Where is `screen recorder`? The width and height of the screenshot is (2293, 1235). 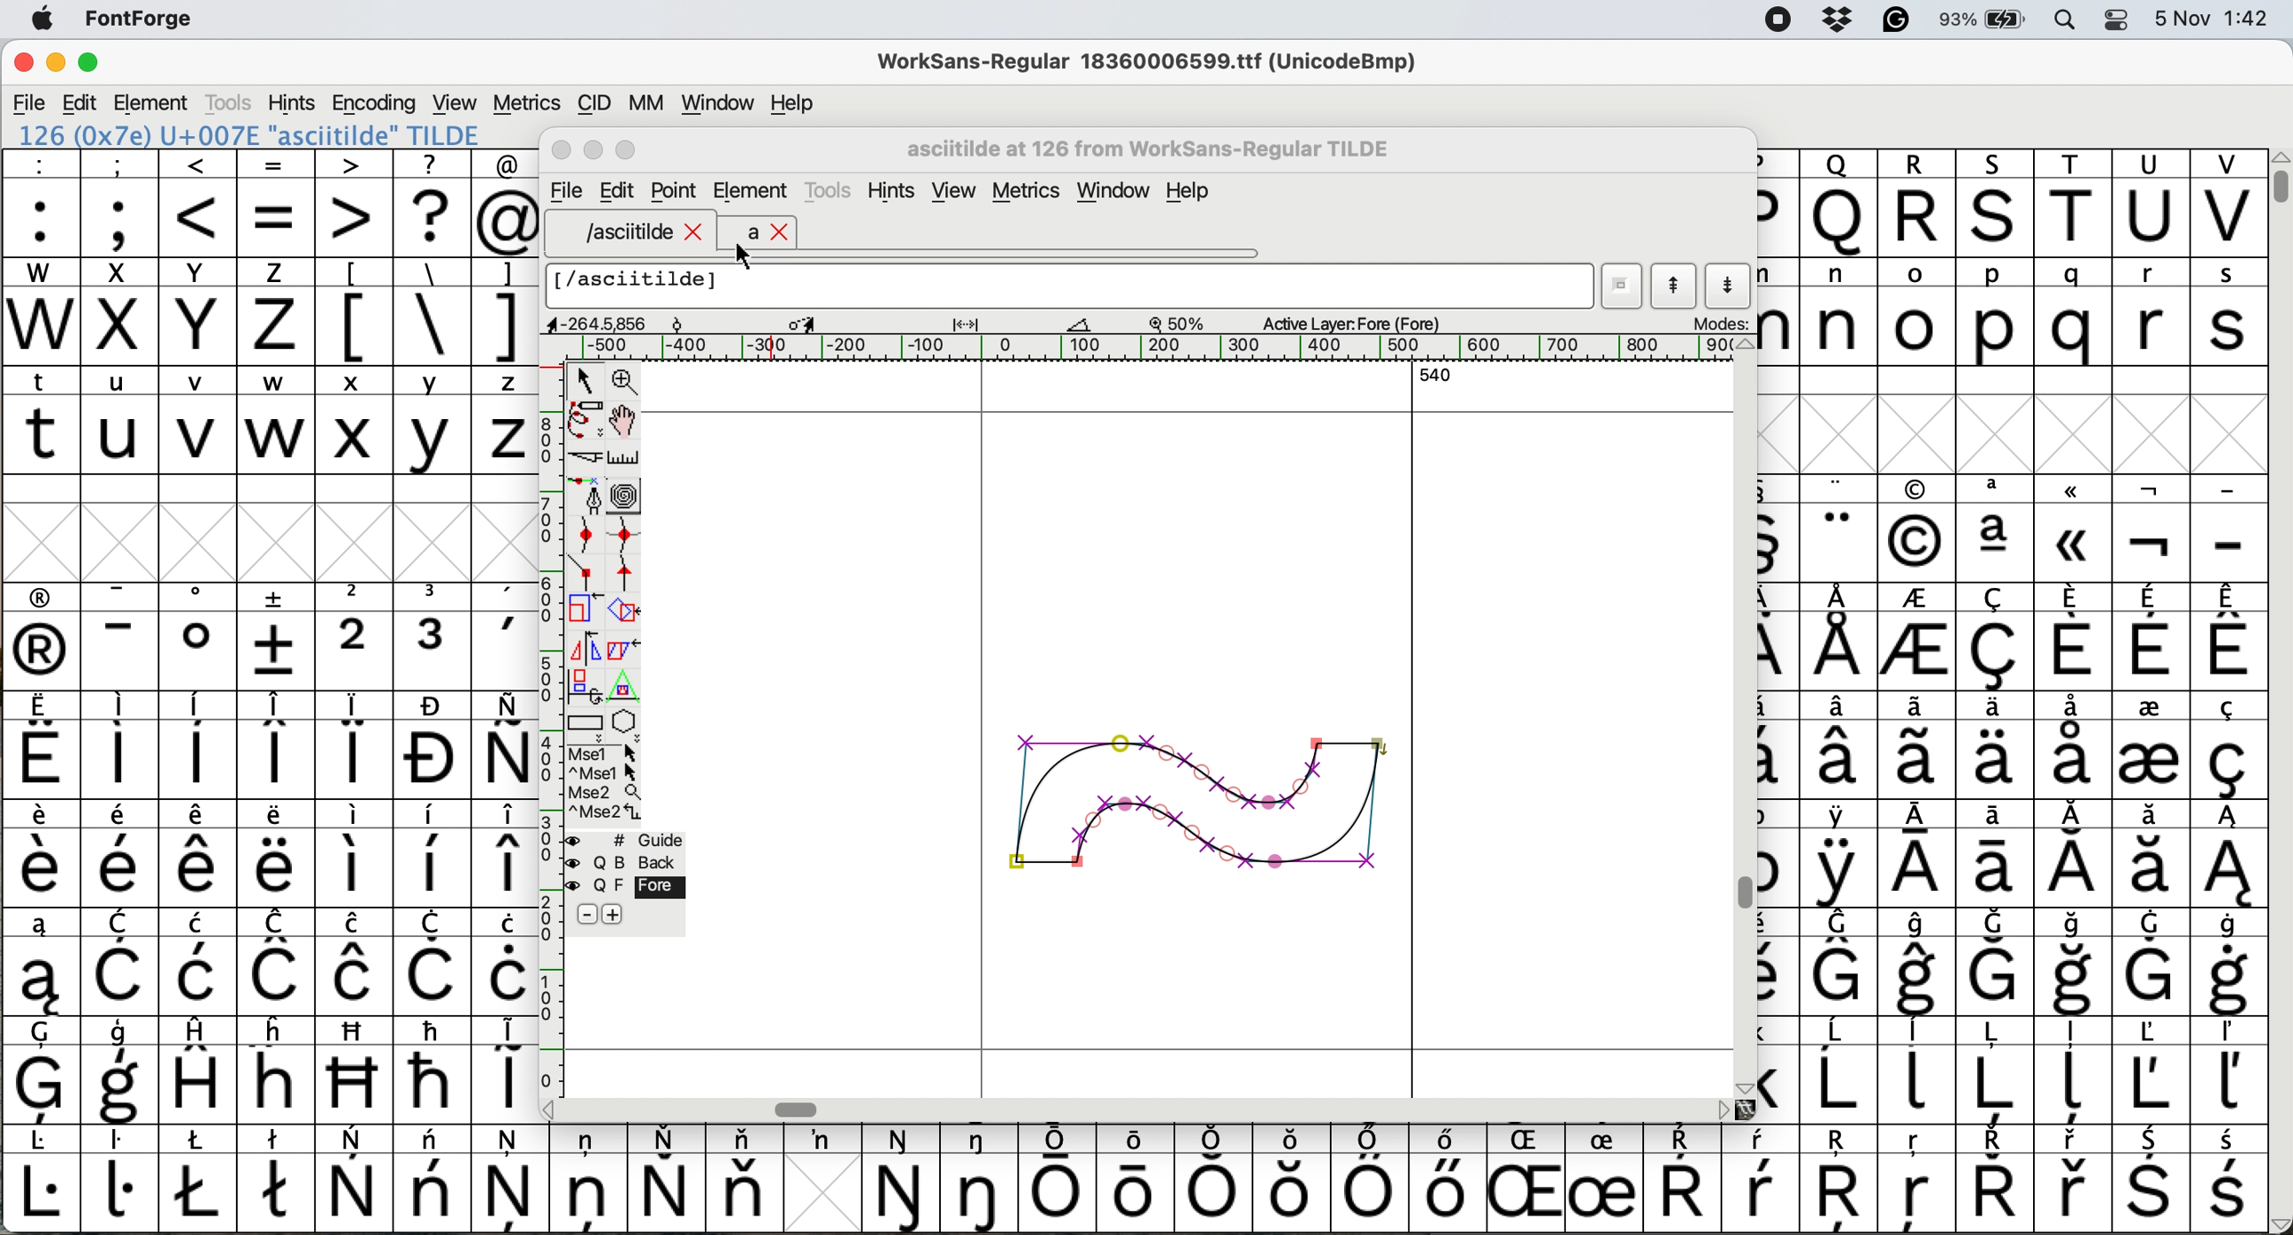
screen recorder is located at coordinates (1776, 21).